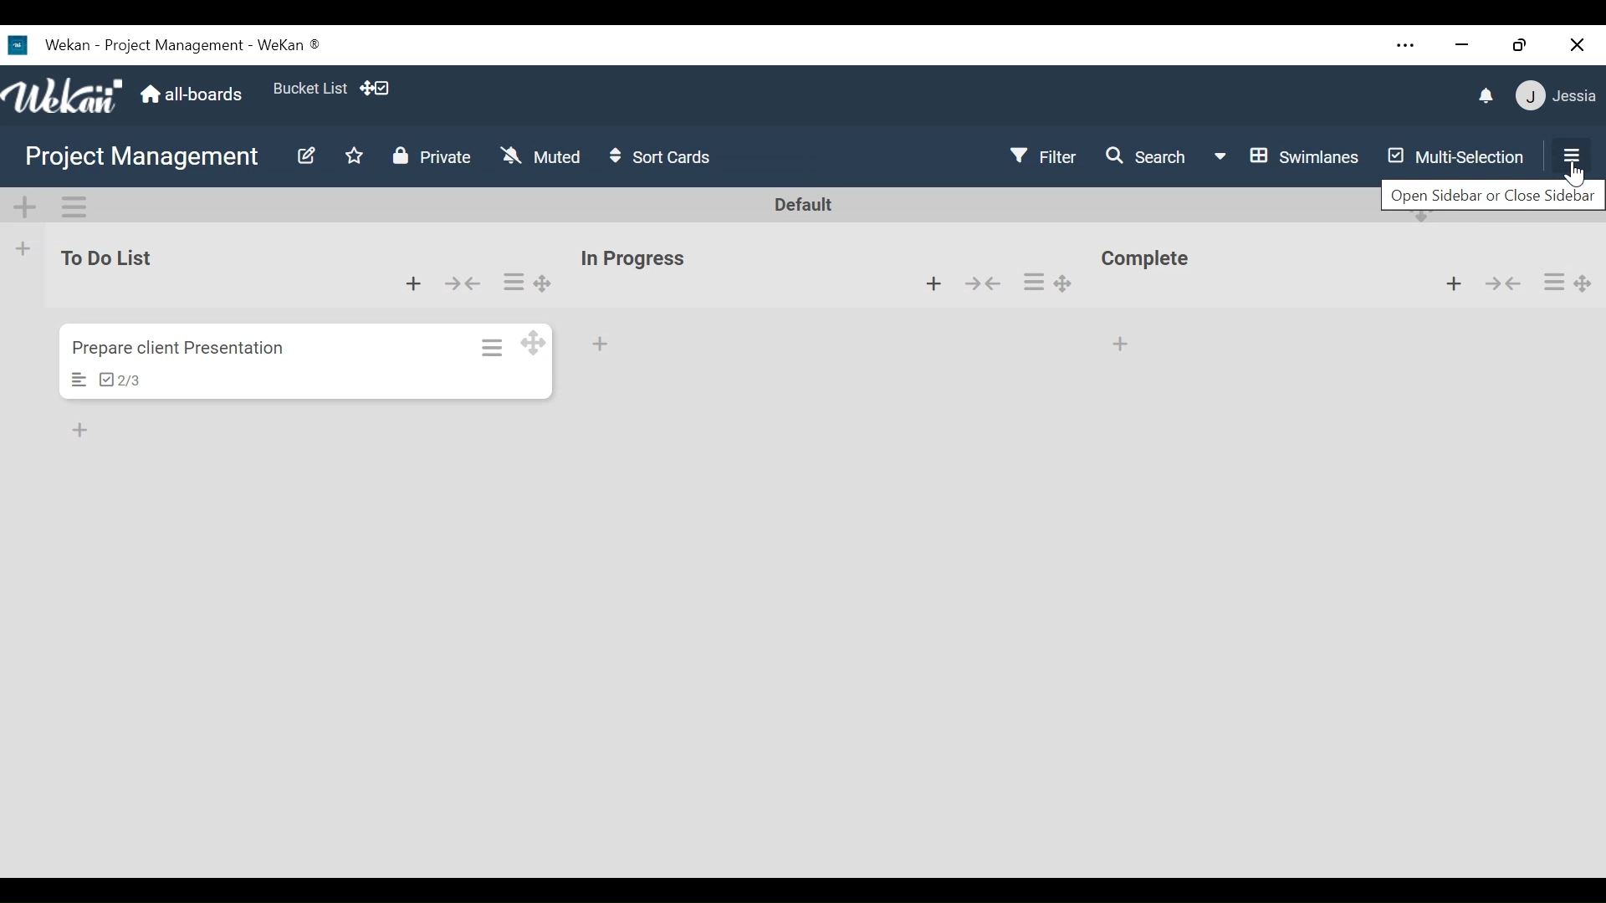 This screenshot has height=903, width=1606. I want to click on Desktop drag handles, so click(545, 283).